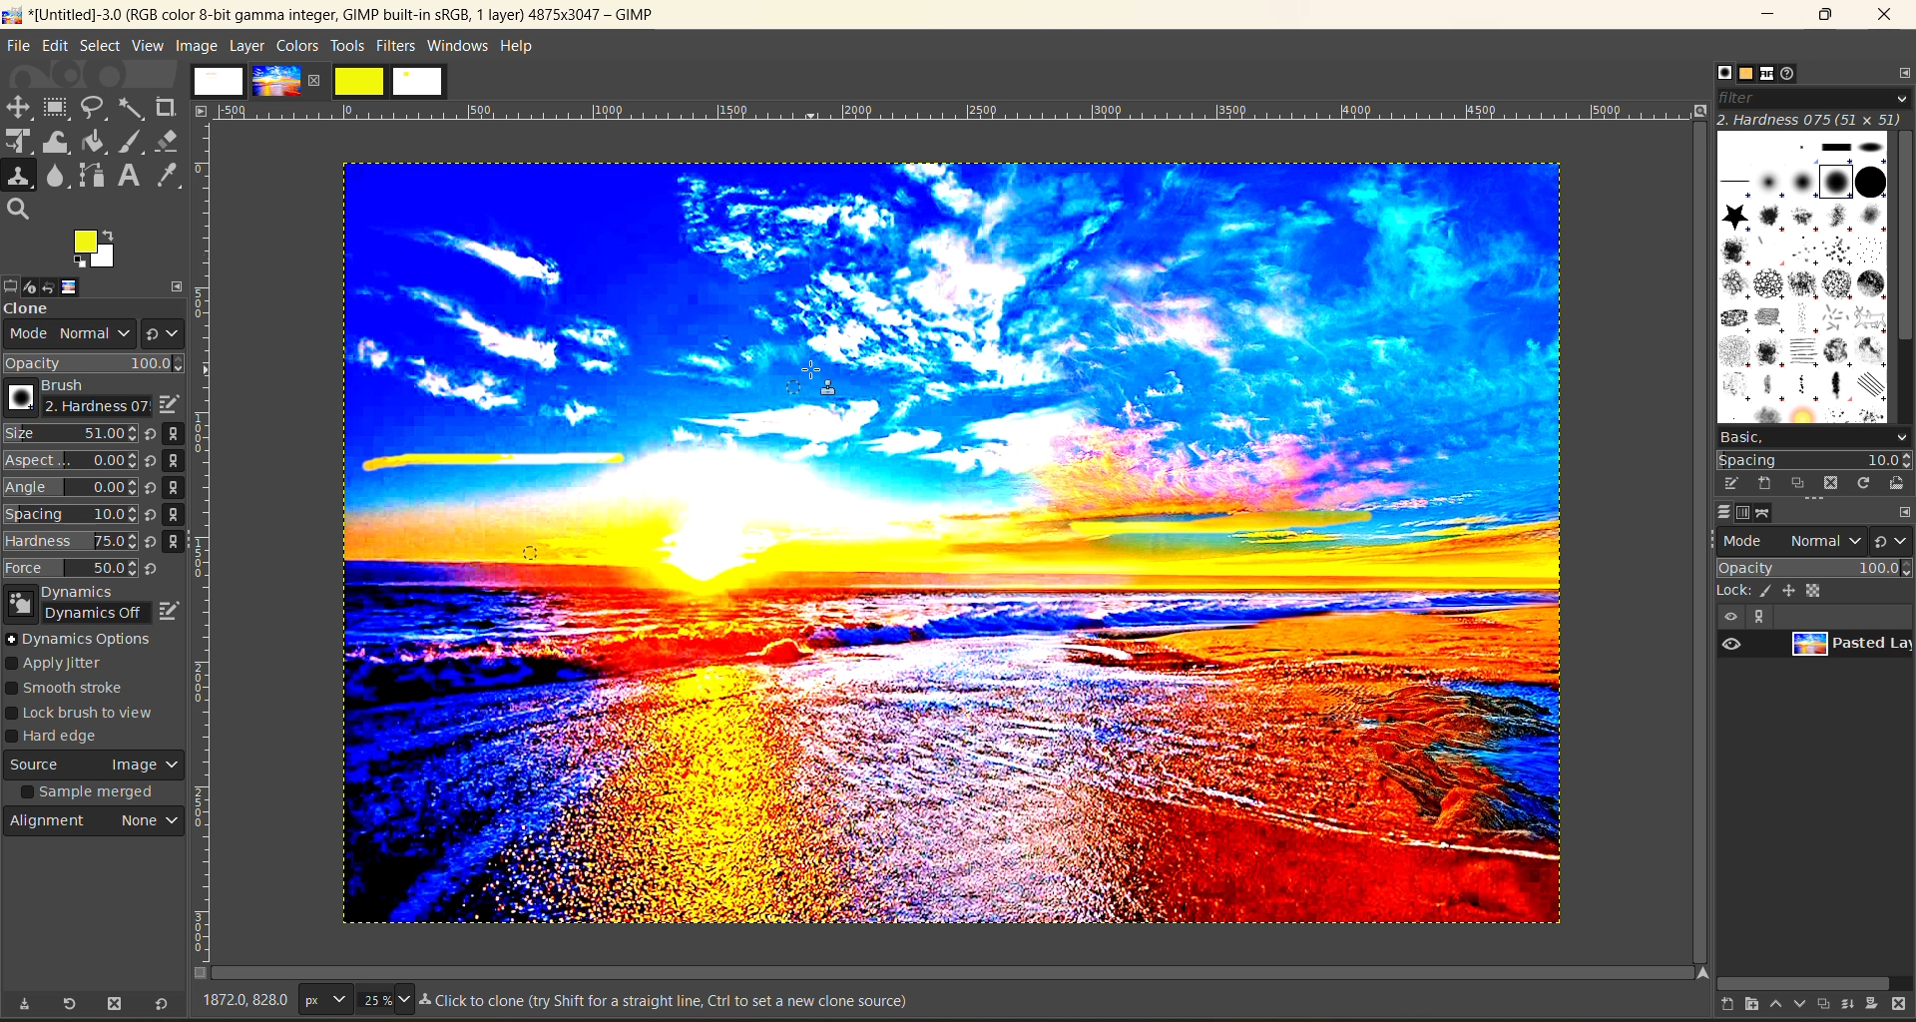 The image size is (1916, 1022). I want to click on undo, so click(61, 285).